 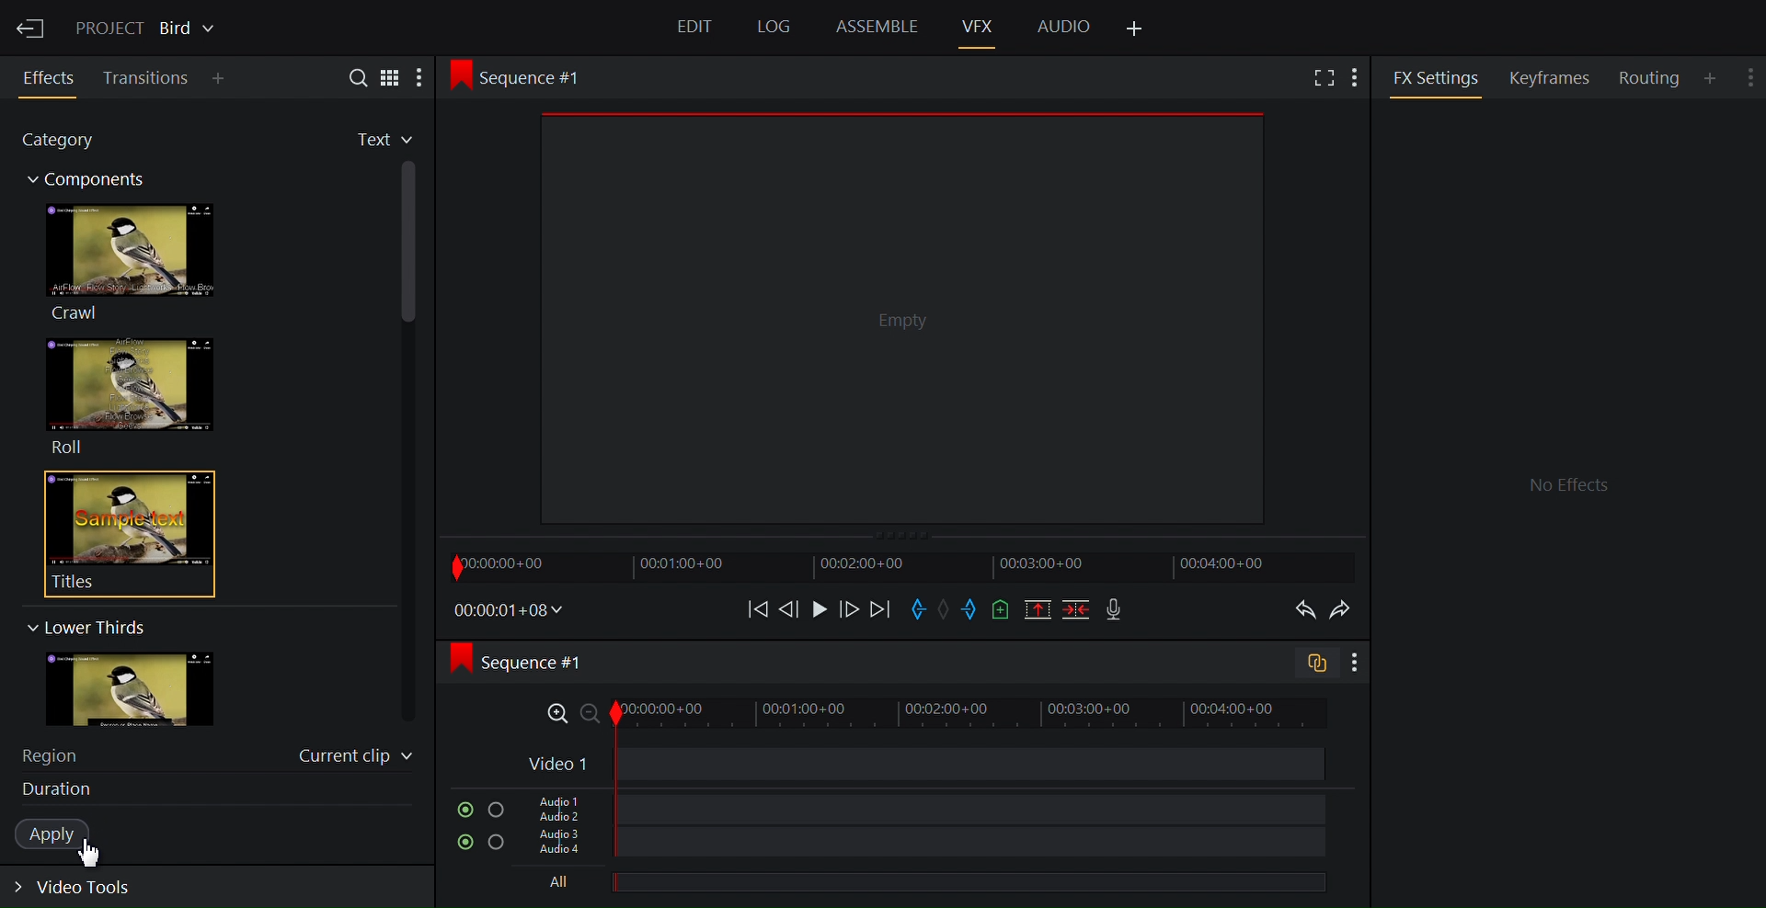 I want to click on Record voice over, so click(x=1116, y=610).